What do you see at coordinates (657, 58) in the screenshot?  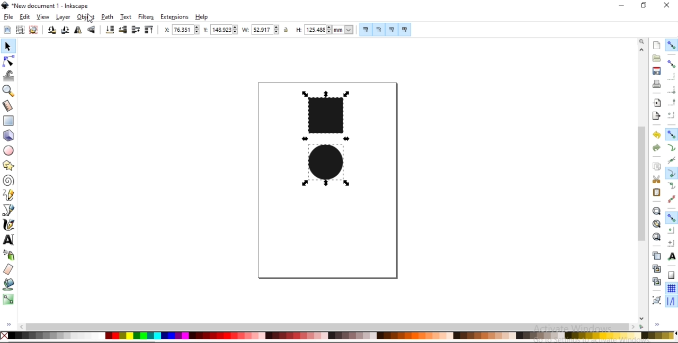 I see `open a existing document` at bounding box center [657, 58].